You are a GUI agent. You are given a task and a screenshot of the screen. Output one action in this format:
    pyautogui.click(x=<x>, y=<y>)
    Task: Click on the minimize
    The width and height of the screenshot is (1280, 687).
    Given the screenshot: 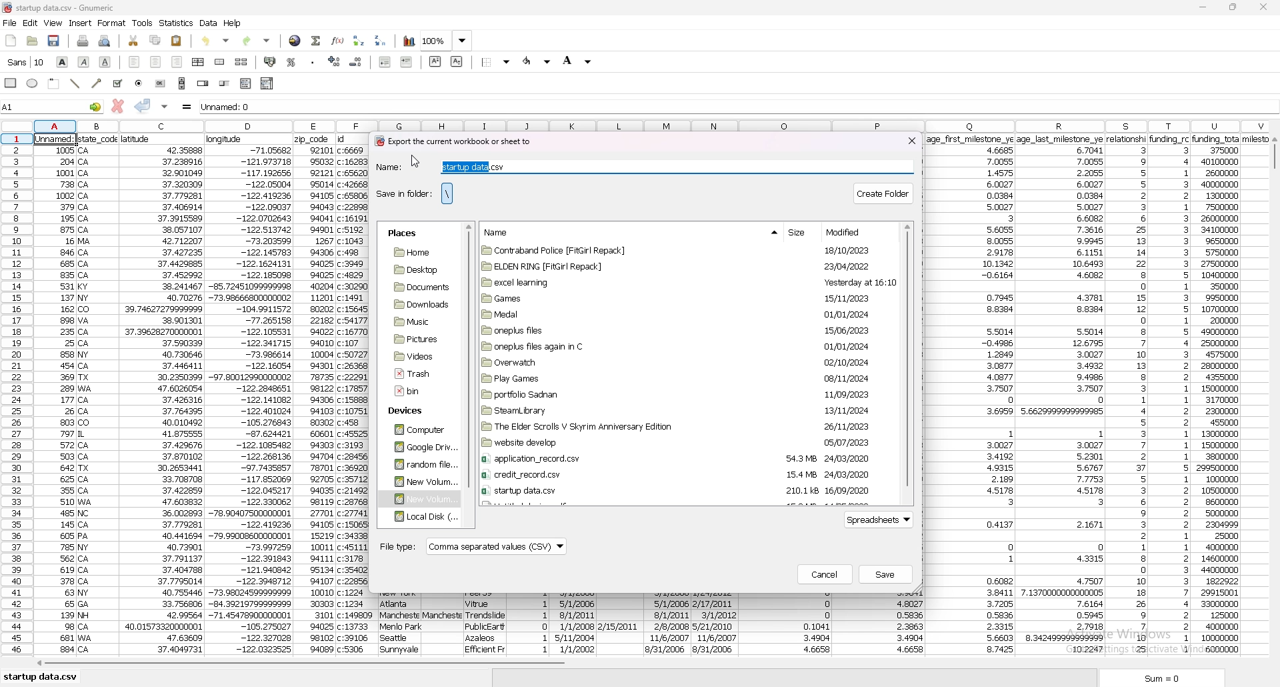 What is the action you would take?
    pyautogui.click(x=1203, y=7)
    